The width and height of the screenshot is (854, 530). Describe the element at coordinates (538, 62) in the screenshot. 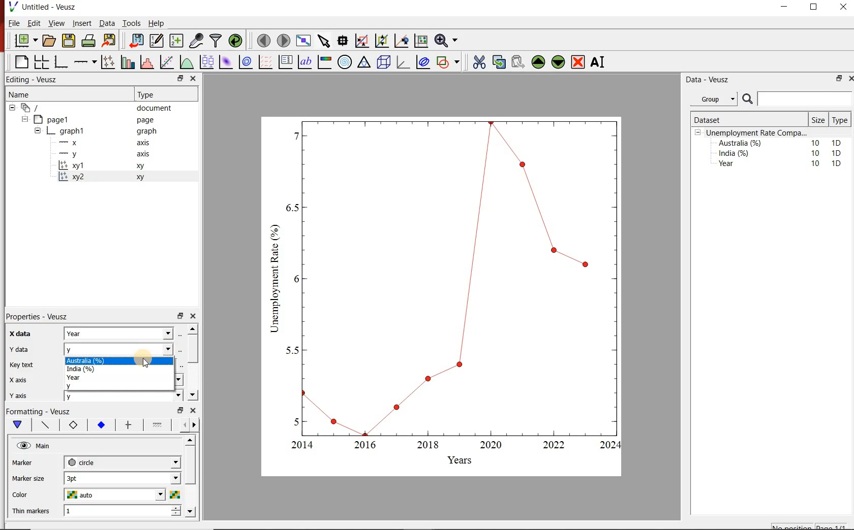

I see `move the widgets up` at that location.